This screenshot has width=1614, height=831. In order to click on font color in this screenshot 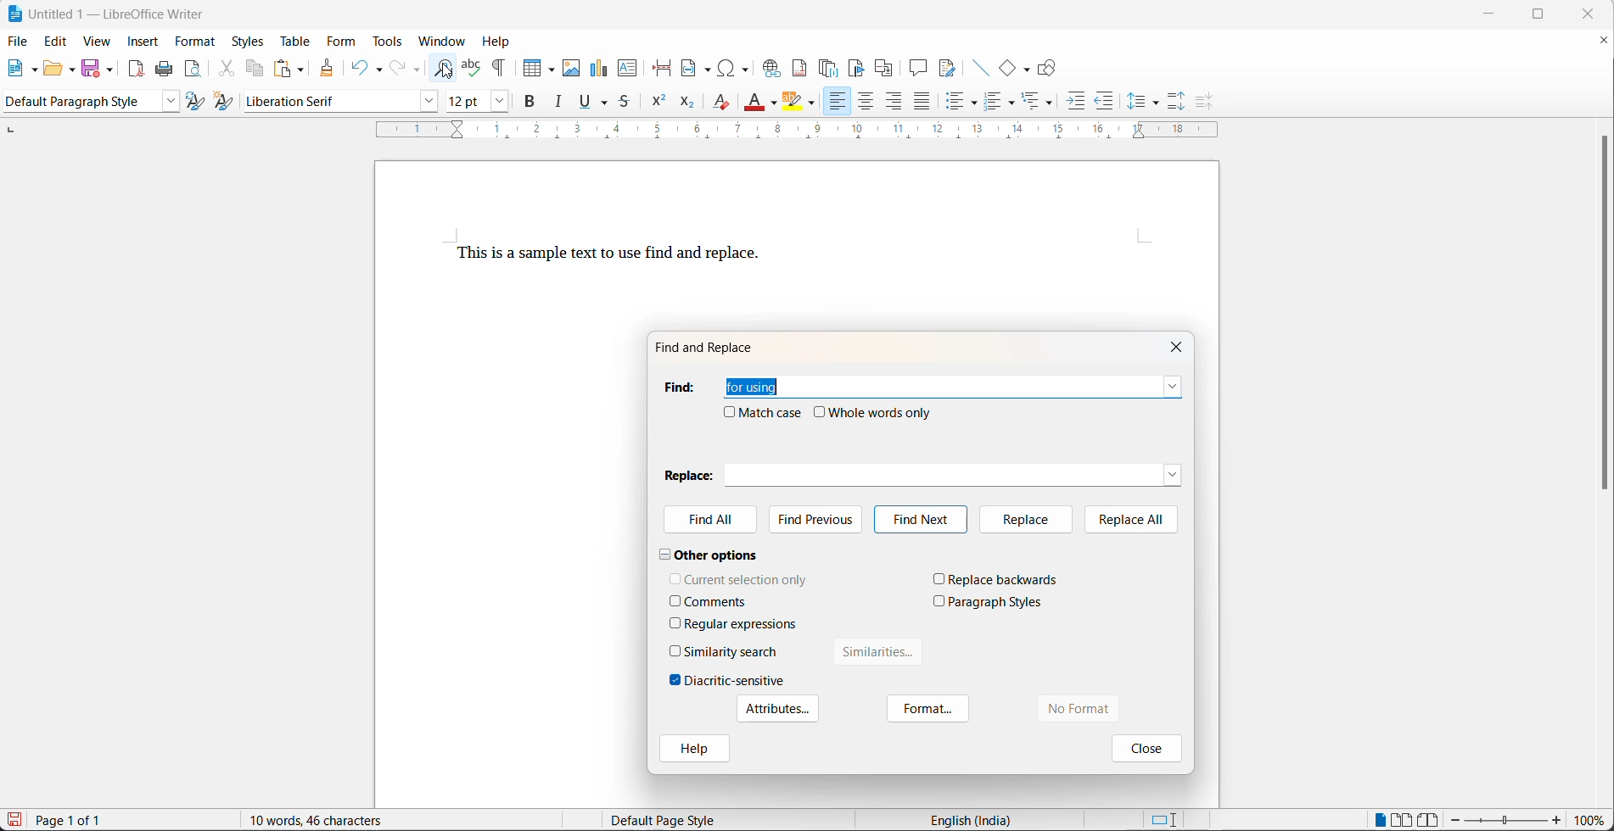, I will do `click(774, 103)`.